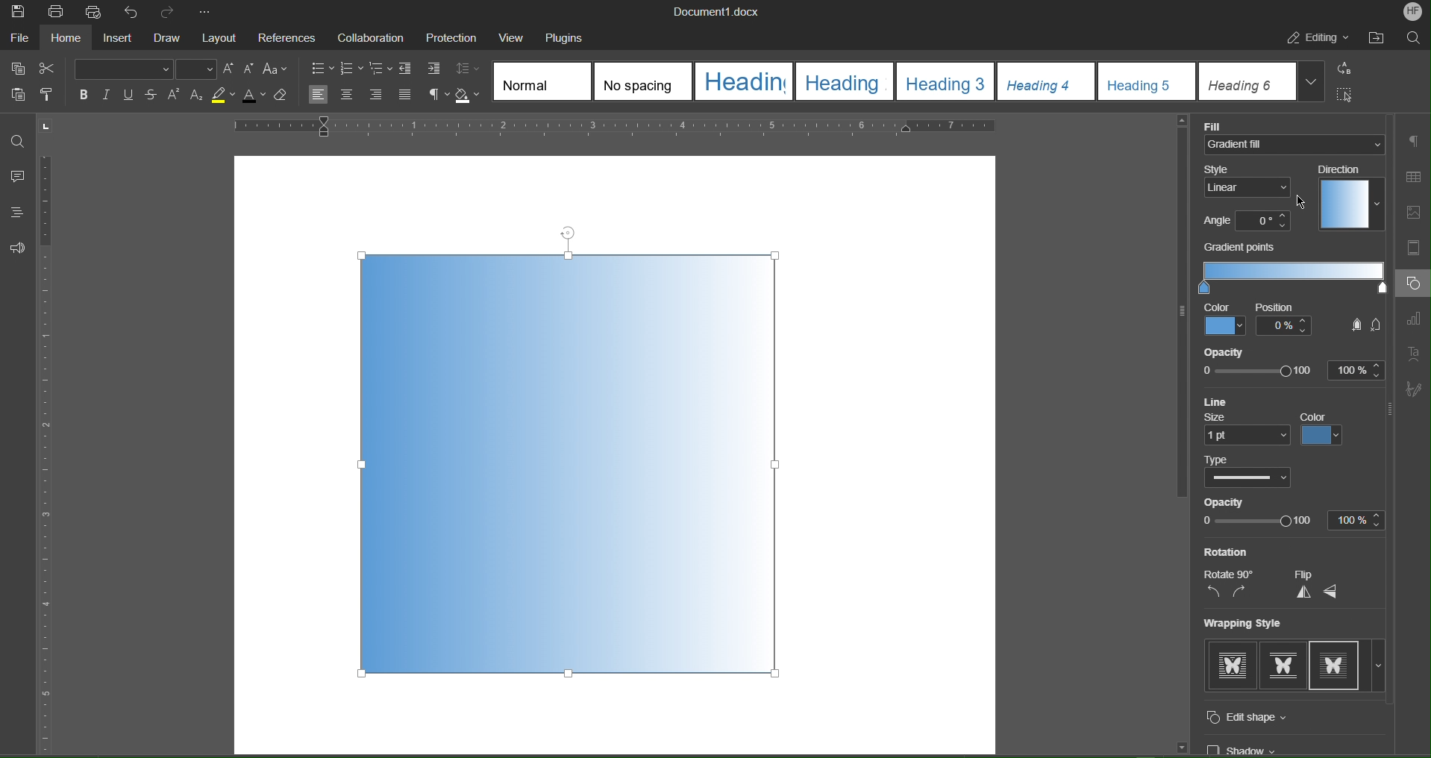  Describe the element at coordinates (1224, 326) in the screenshot. I see `Colors` at that location.